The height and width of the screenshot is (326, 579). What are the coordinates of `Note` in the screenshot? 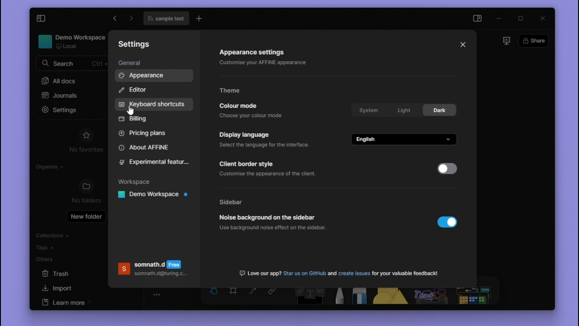 It's located at (306, 297).